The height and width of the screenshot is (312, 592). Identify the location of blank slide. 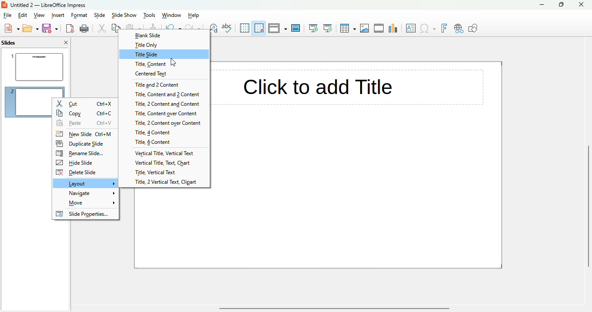
(165, 36).